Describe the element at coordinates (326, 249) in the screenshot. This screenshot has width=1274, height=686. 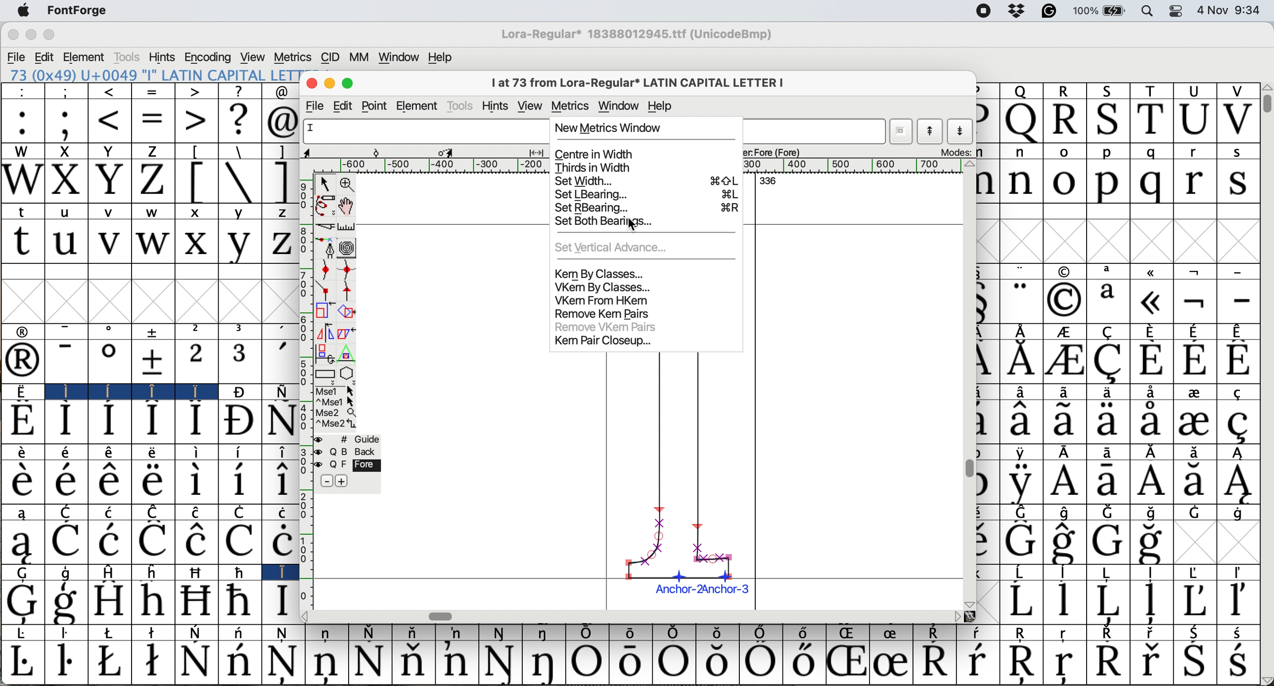
I see `add a point then drag out its central points` at that location.